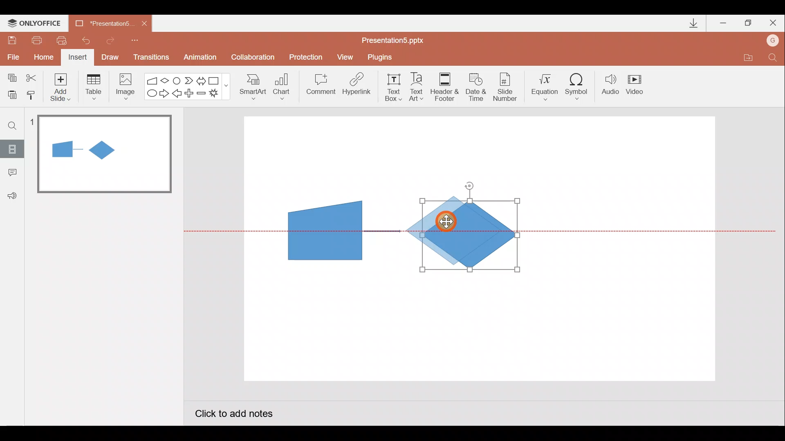  What do you see at coordinates (144, 24) in the screenshot?
I see `Close` at bounding box center [144, 24].